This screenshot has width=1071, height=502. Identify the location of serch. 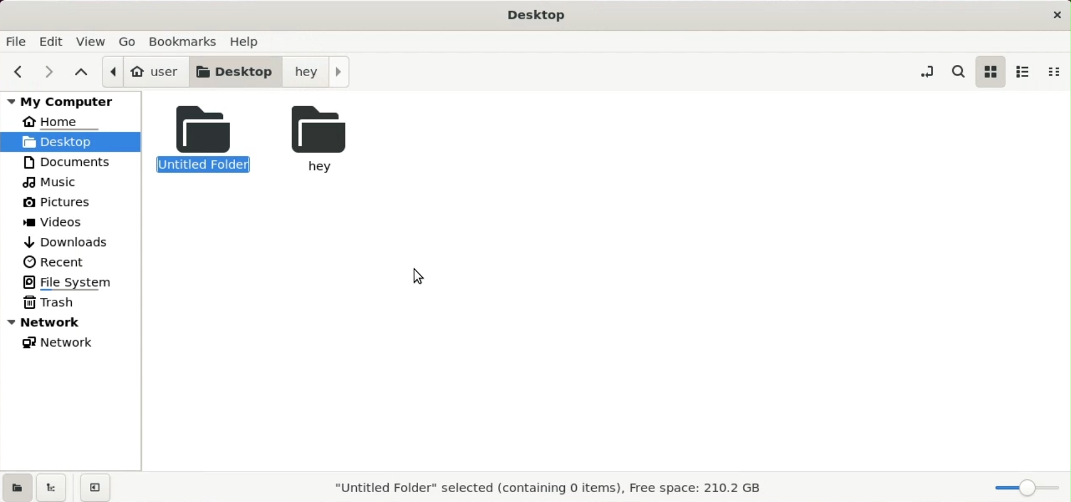
(960, 71).